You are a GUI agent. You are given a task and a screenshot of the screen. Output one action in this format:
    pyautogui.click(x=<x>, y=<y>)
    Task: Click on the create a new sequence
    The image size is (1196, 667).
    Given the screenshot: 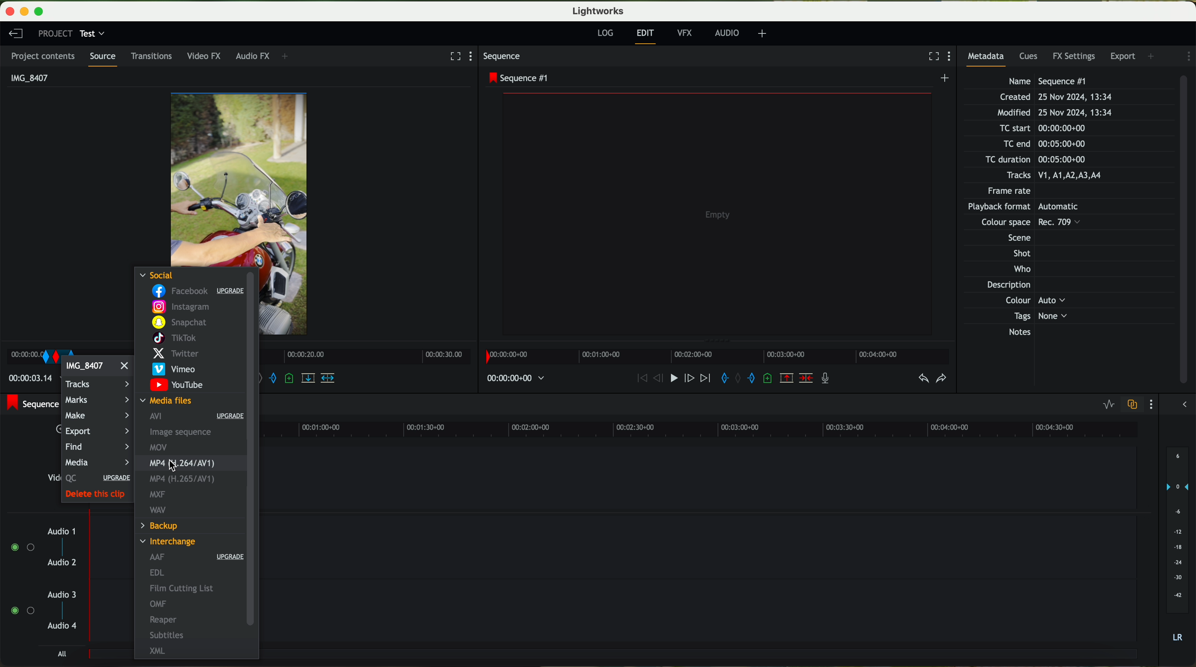 What is the action you would take?
    pyautogui.click(x=945, y=79)
    